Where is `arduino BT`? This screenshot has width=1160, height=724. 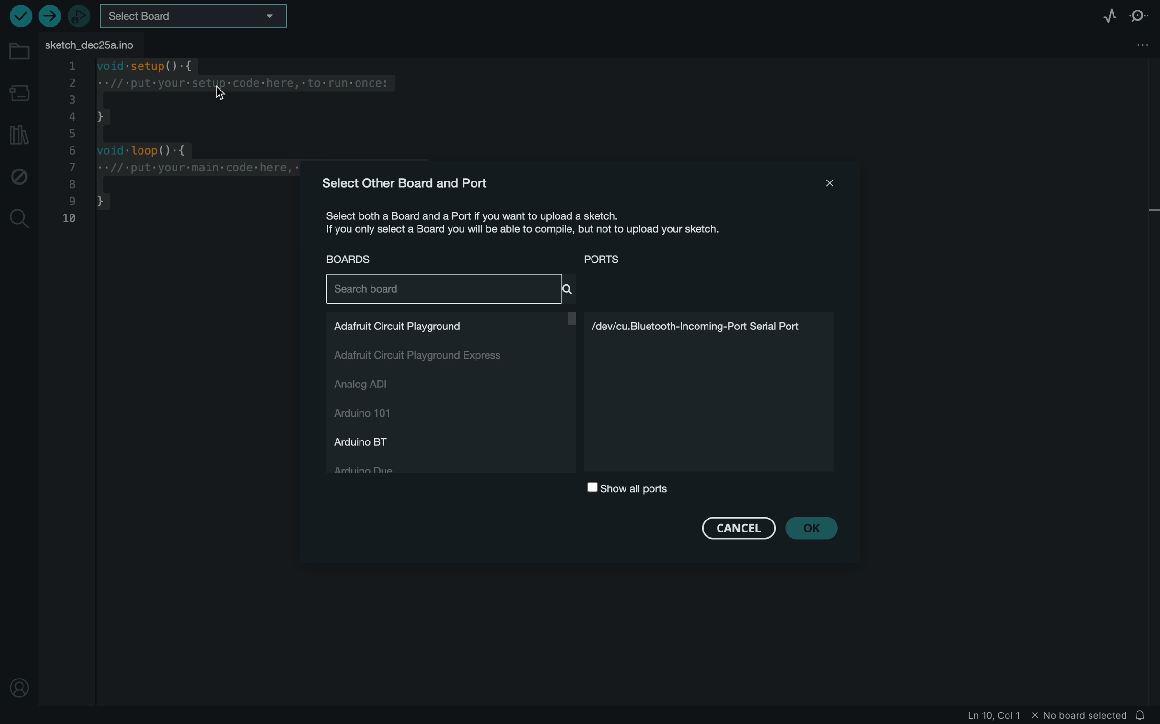 arduino BT is located at coordinates (369, 441).